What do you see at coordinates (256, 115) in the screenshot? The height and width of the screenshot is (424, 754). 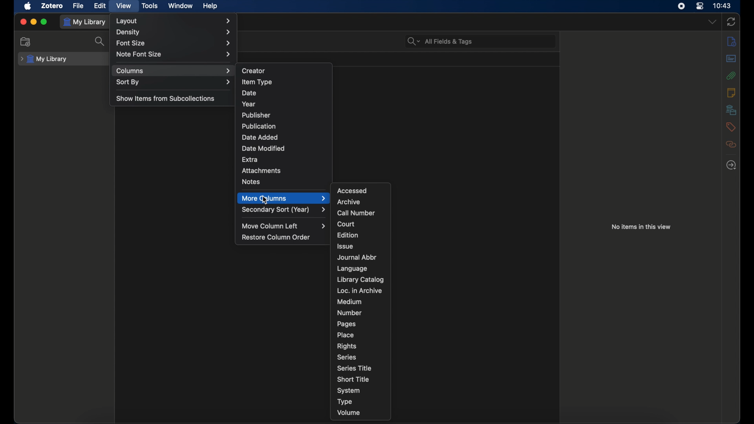 I see `publisher` at bounding box center [256, 115].